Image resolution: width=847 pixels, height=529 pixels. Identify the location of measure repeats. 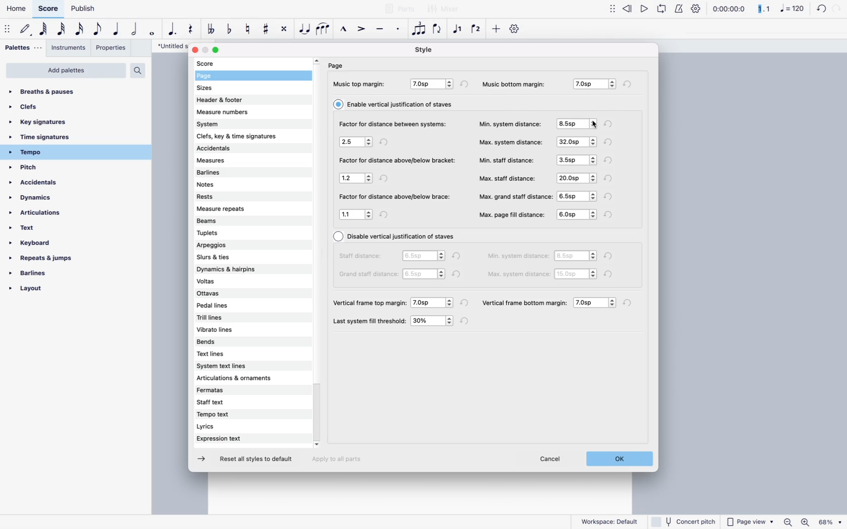
(229, 209).